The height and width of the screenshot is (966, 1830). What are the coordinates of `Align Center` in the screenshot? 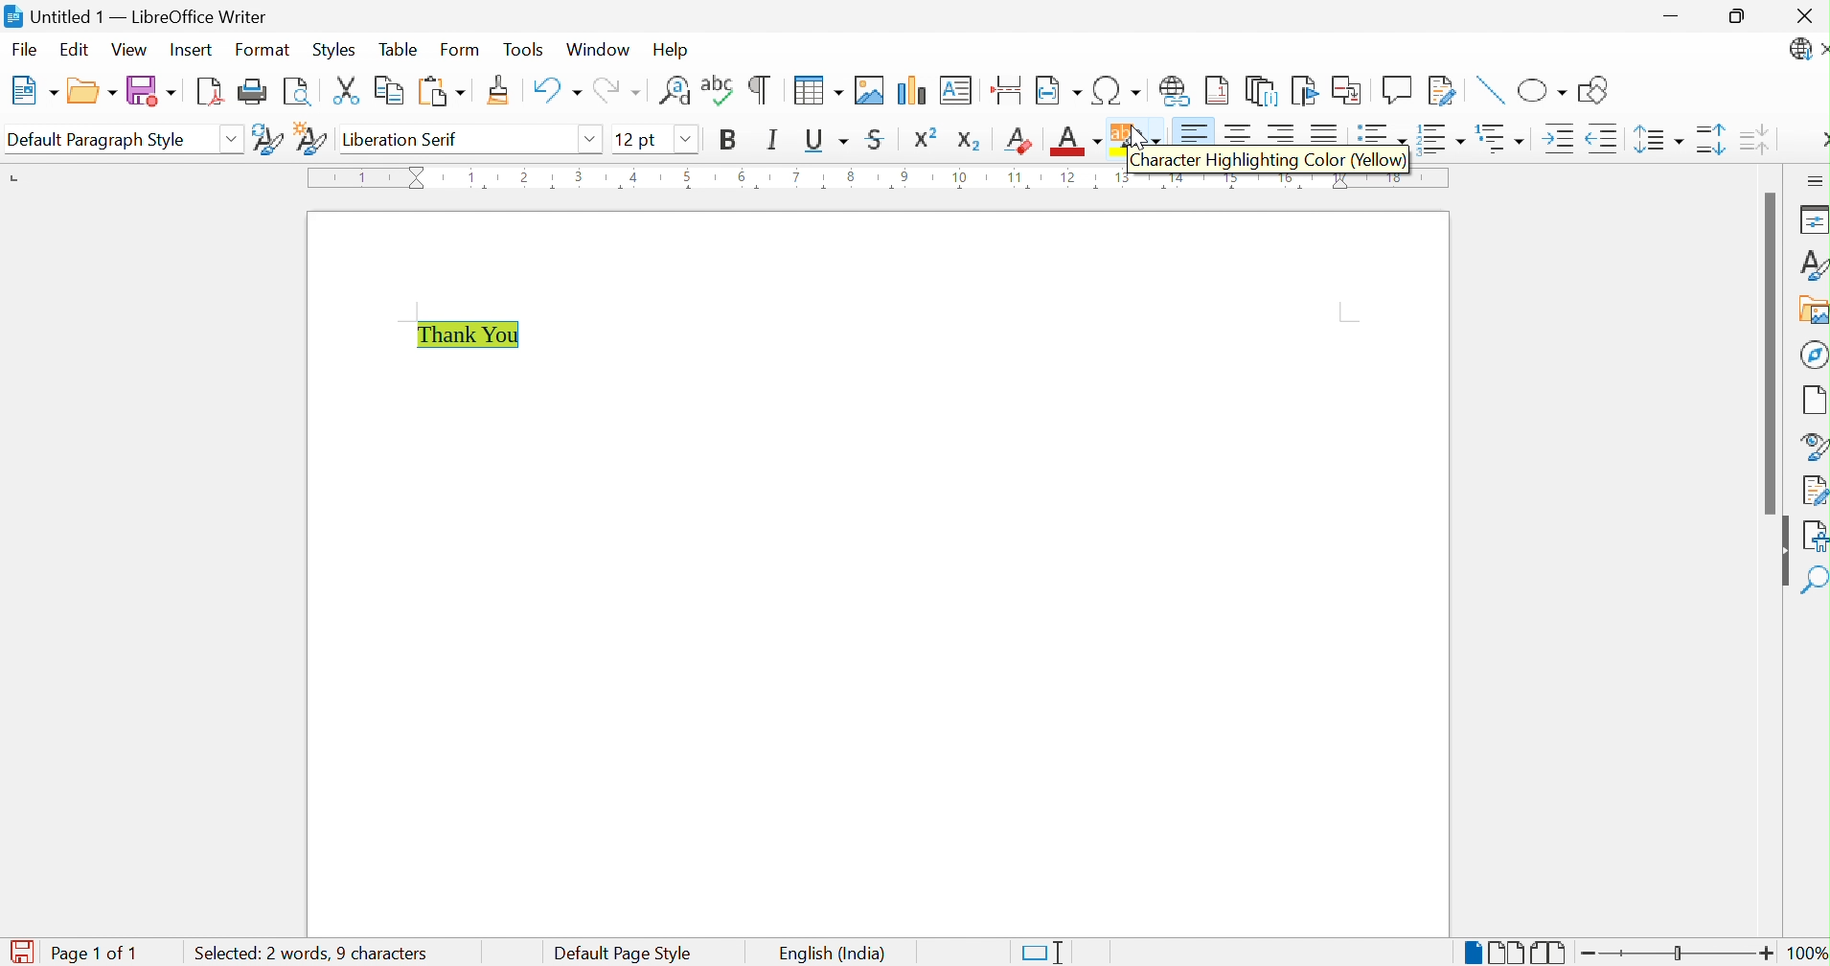 It's located at (1239, 132).